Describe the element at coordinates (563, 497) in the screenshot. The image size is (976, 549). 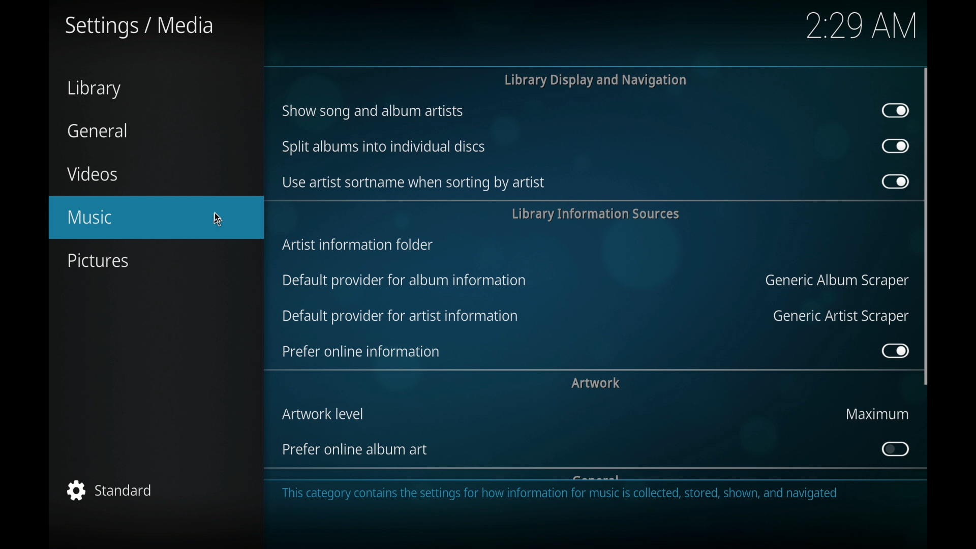
I see `This category contains the settings for how information for music is collected, stored, shown, and navigated` at that location.